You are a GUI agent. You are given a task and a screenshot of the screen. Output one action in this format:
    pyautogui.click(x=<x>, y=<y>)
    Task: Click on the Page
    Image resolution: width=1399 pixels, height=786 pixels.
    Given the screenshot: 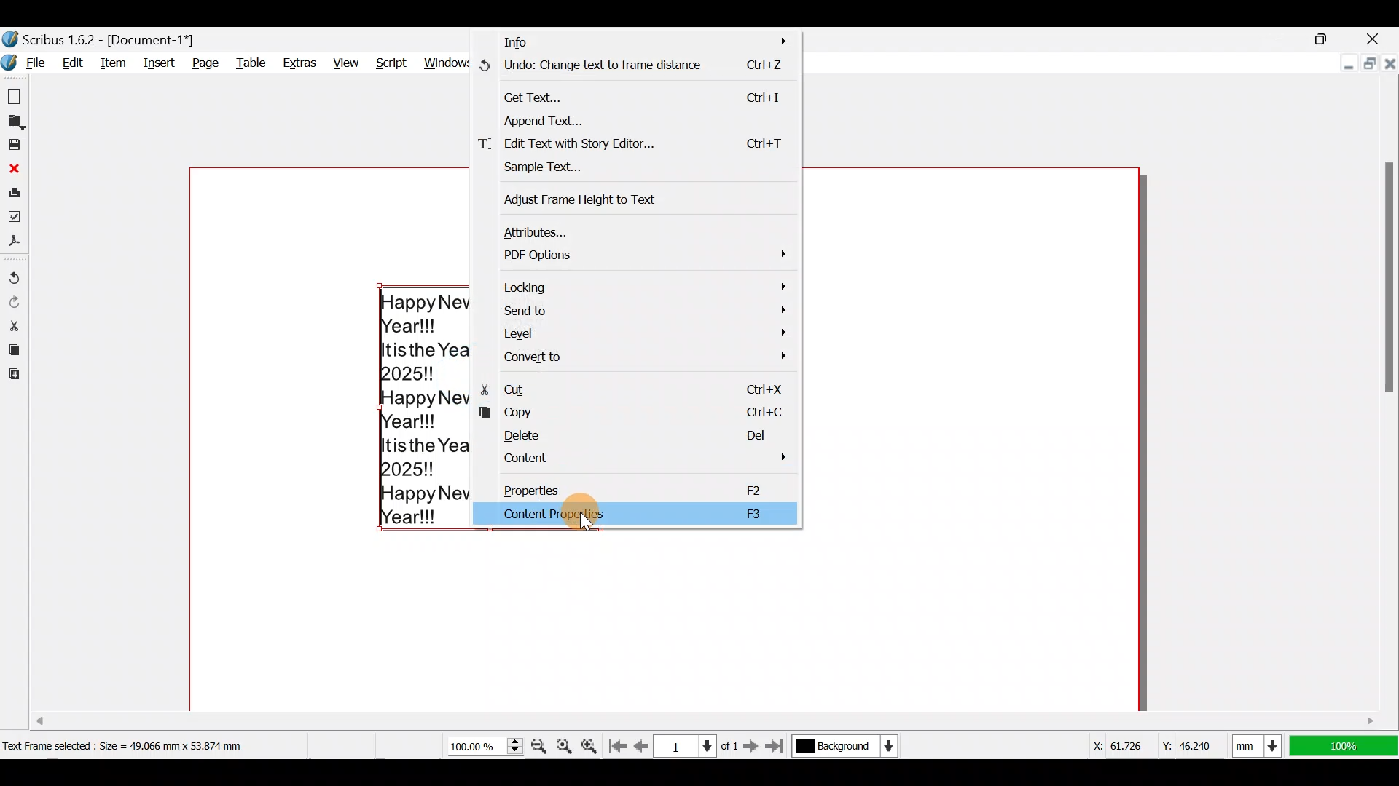 What is the action you would take?
    pyautogui.click(x=206, y=63)
    